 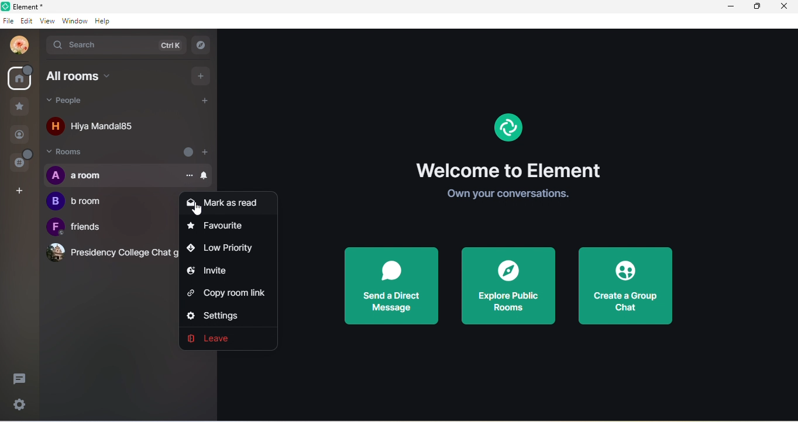 What do you see at coordinates (224, 248) in the screenshot?
I see `low priority` at bounding box center [224, 248].